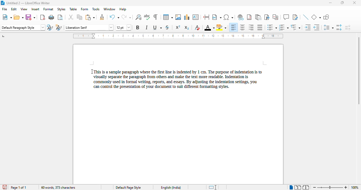 The width and height of the screenshot is (361, 190). What do you see at coordinates (298, 187) in the screenshot?
I see `multi-page view` at bounding box center [298, 187].